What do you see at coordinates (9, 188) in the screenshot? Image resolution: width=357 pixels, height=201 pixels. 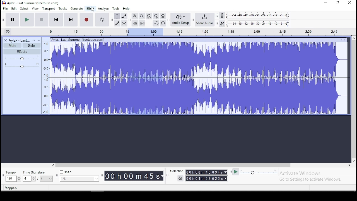 I see `| Stopped.` at bounding box center [9, 188].